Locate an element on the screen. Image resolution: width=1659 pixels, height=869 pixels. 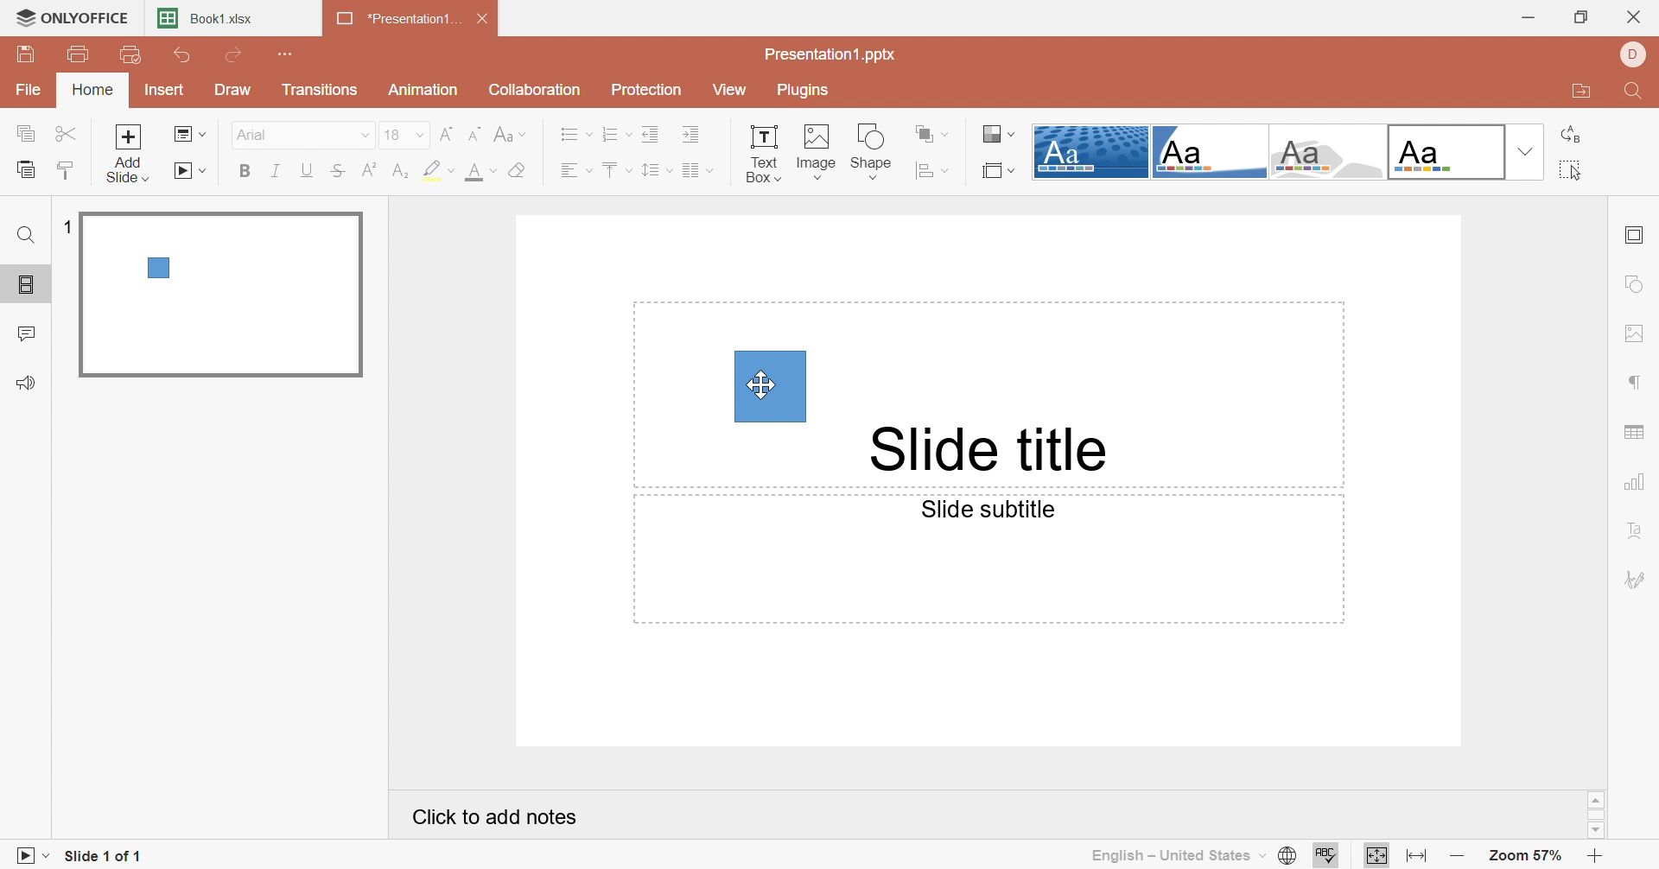
Scroll Bar is located at coordinates (1599, 815).